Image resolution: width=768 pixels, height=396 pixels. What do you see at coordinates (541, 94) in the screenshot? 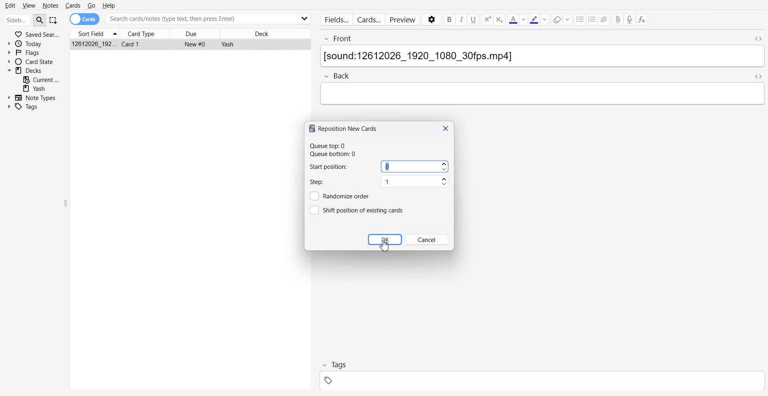
I see `type` at bounding box center [541, 94].